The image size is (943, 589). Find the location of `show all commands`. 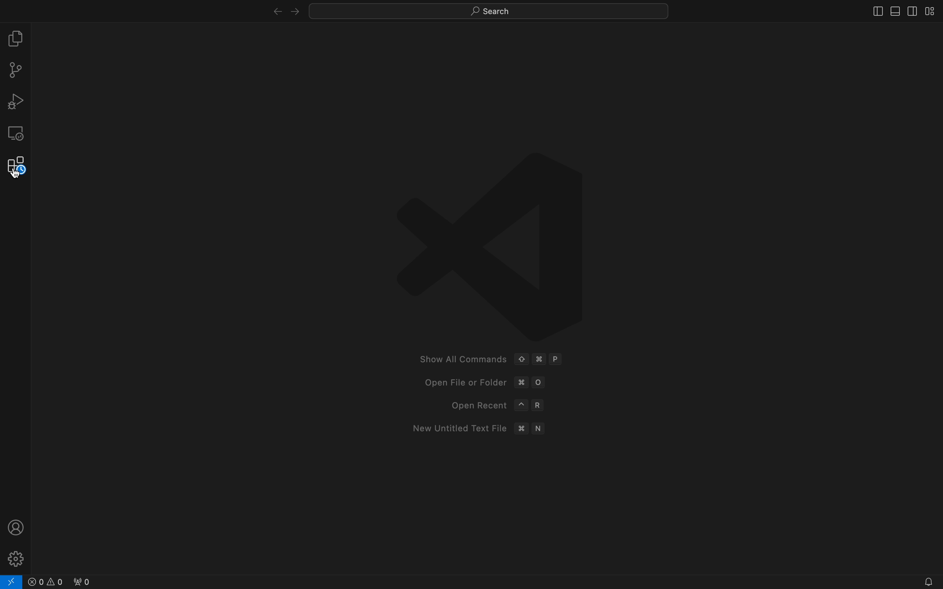

show all commands is located at coordinates (493, 359).